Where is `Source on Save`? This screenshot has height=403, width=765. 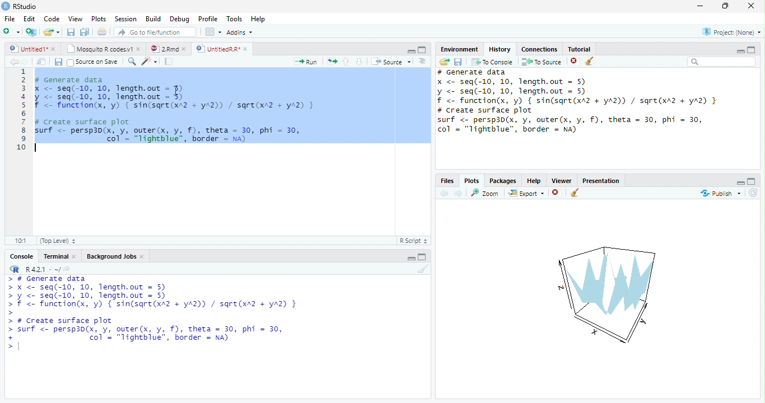 Source on Save is located at coordinates (94, 62).